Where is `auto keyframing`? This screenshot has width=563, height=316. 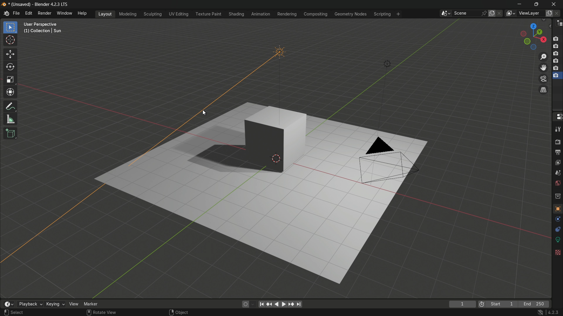
auto keyframing is located at coordinates (253, 305).